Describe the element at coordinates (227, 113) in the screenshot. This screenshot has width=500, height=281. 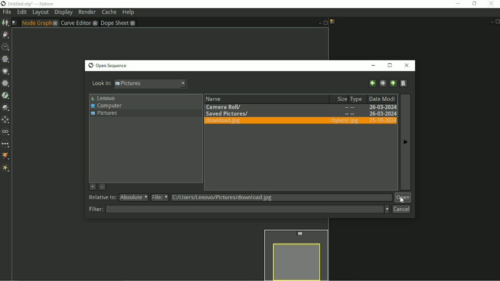
I see `Saved Pictures/` at that location.